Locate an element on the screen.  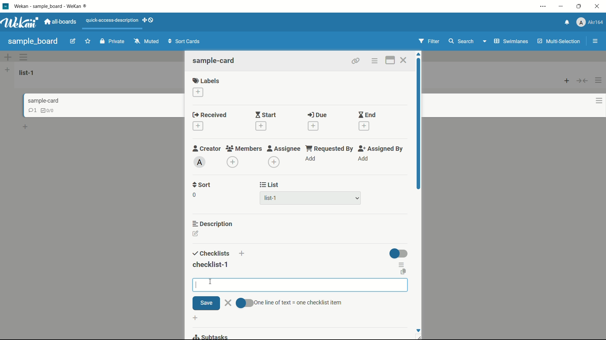
add date is located at coordinates (261, 126).